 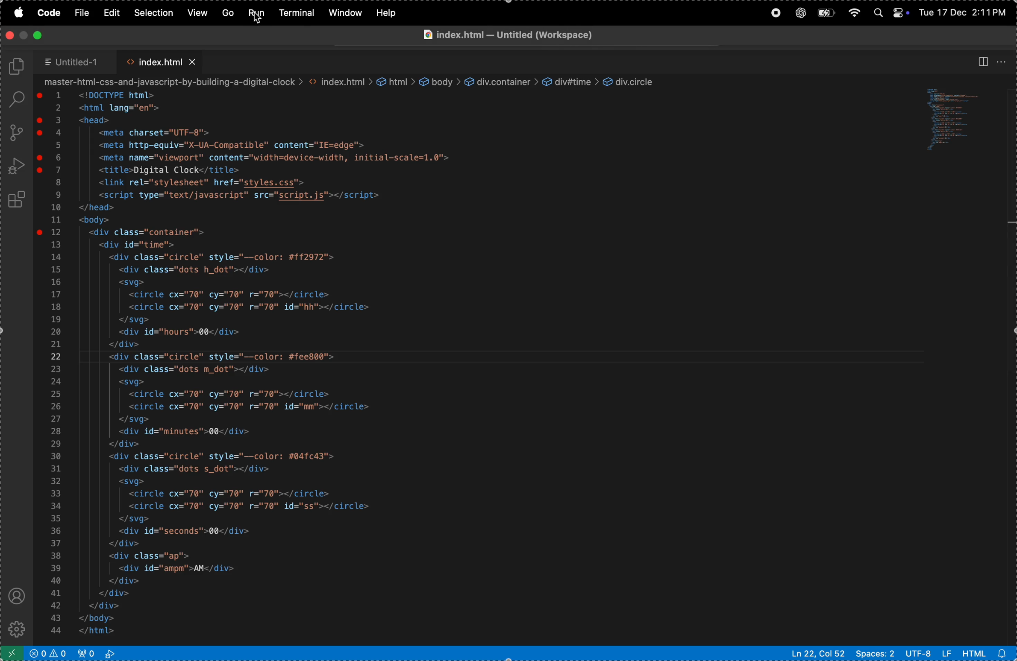 I want to click on battery, so click(x=824, y=13).